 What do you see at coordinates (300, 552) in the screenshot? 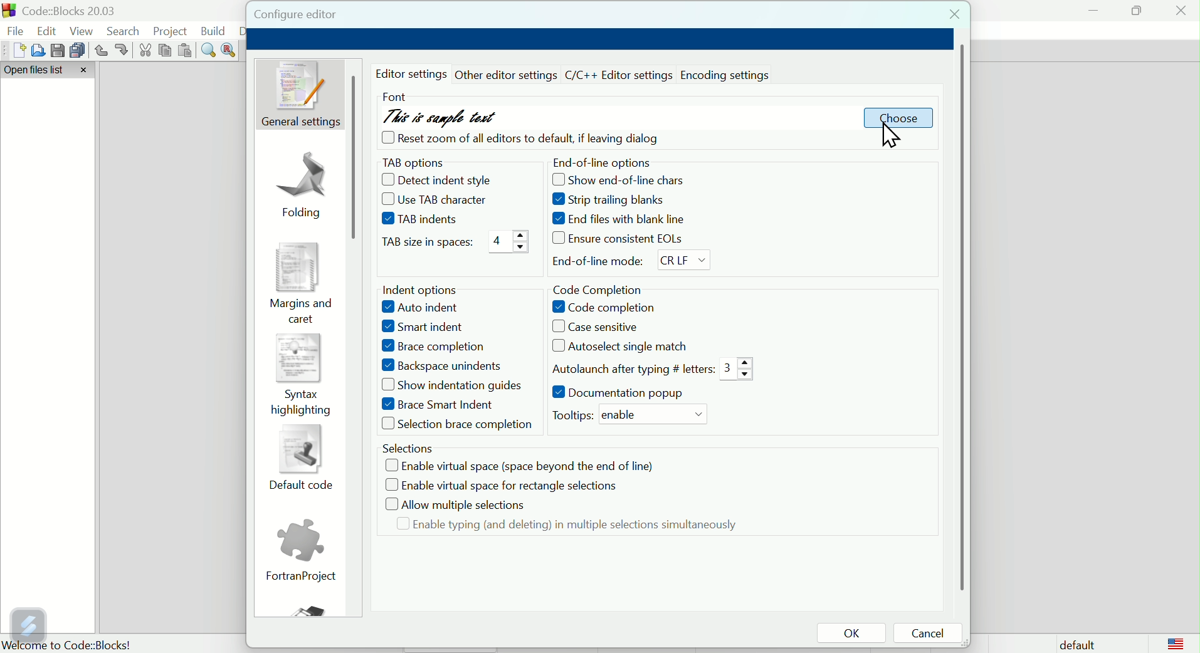
I see `Fortran project` at bounding box center [300, 552].